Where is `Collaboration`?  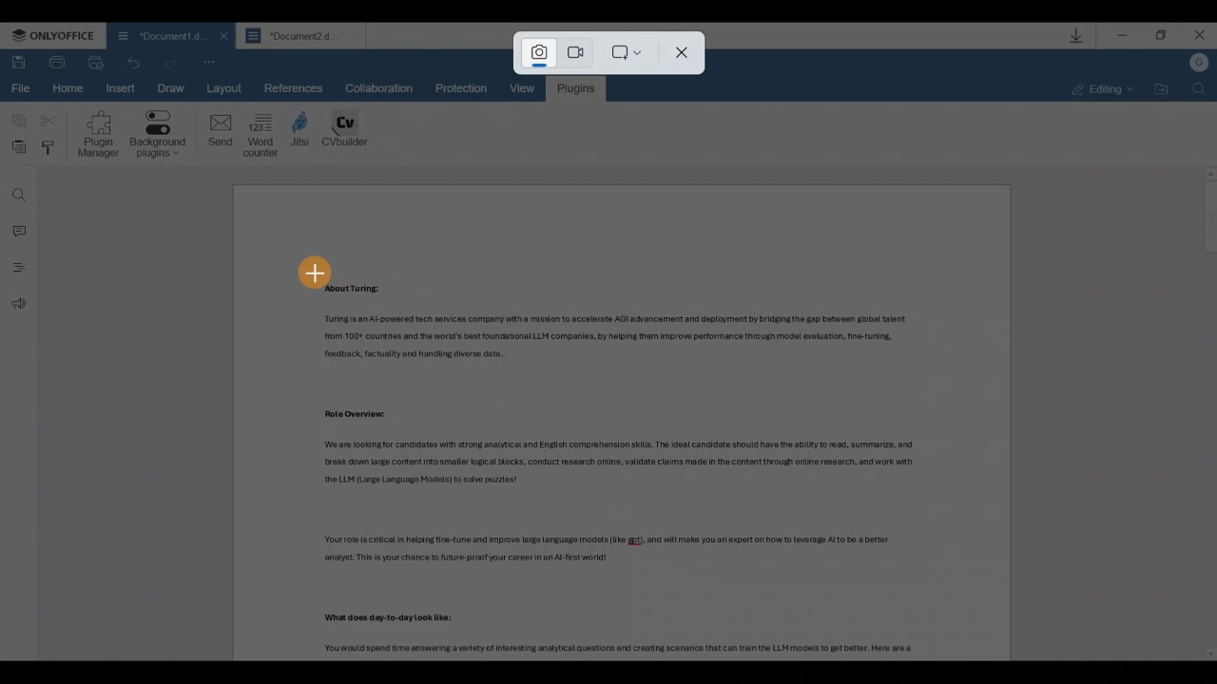
Collaboration is located at coordinates (377, 86).